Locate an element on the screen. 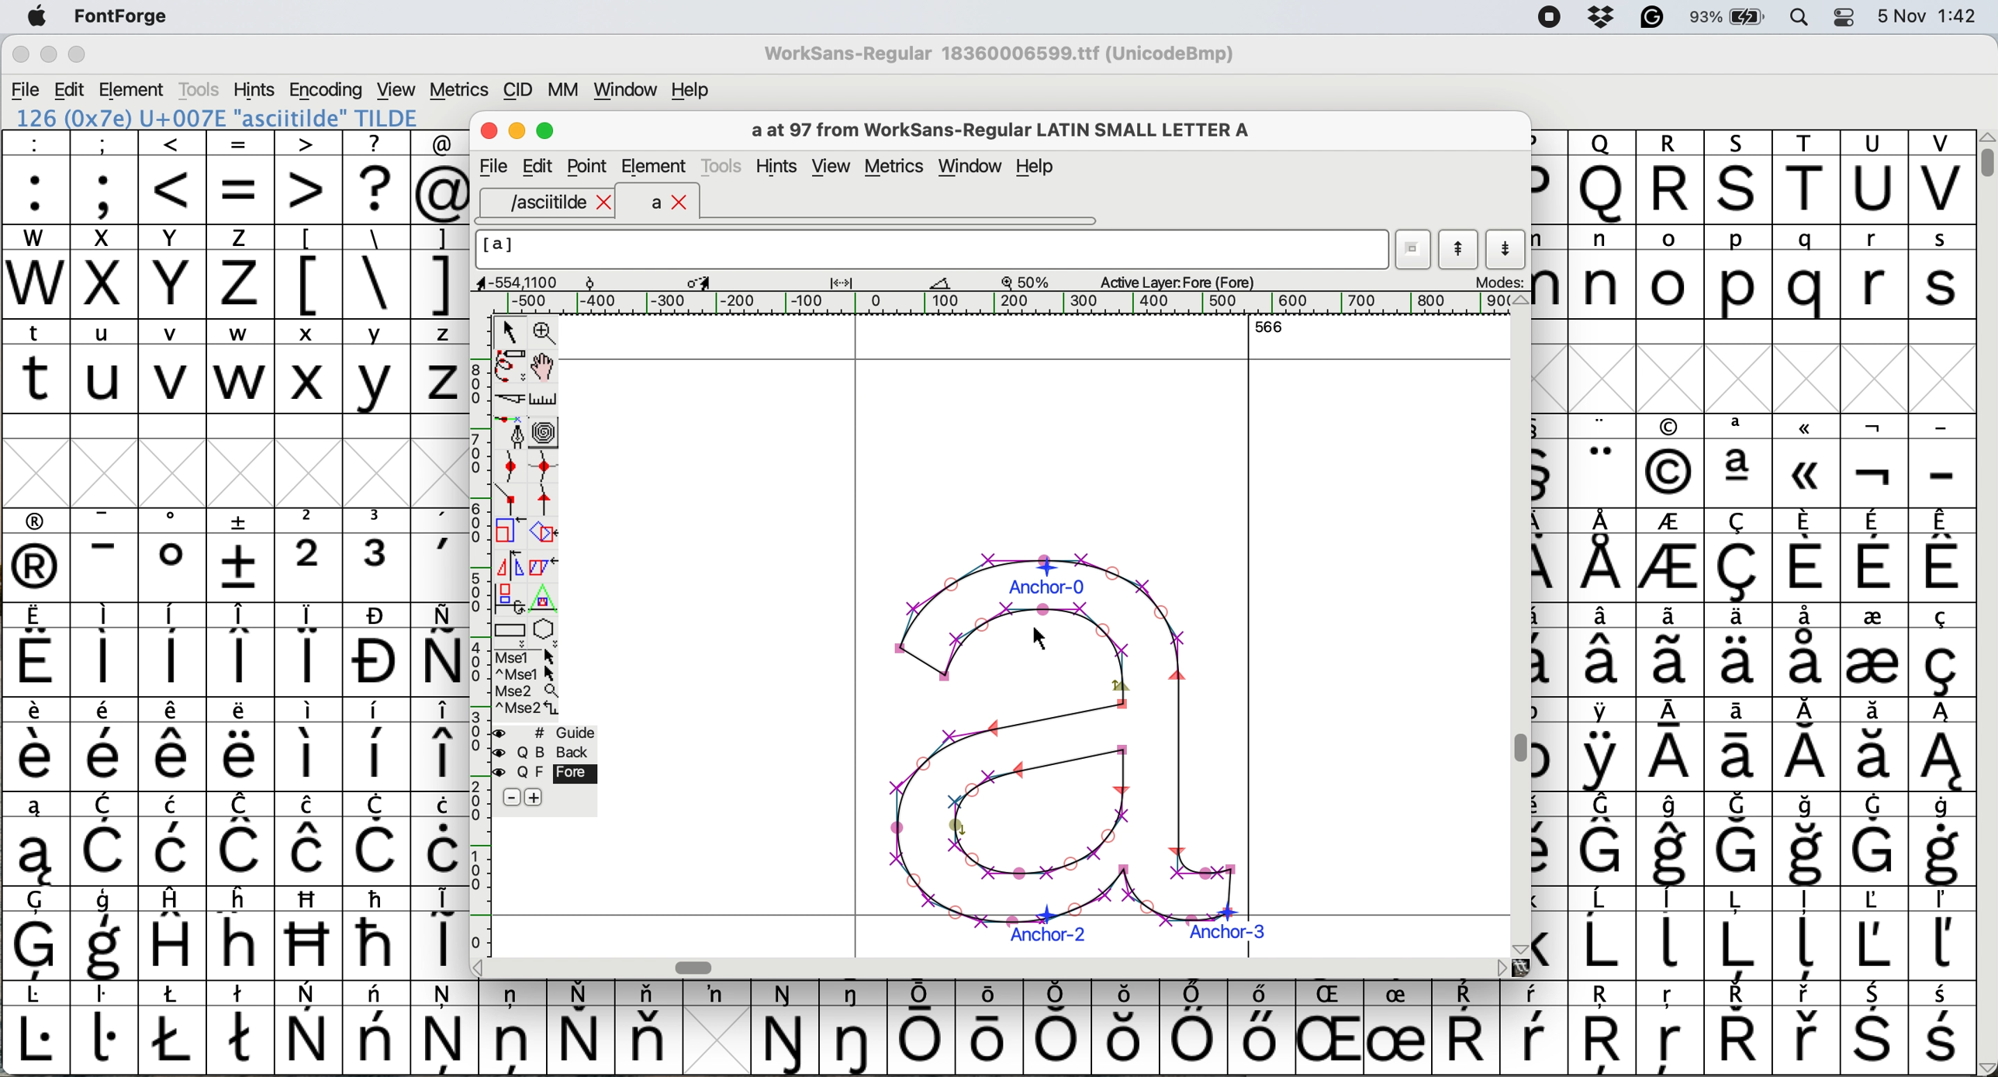 The width and height of the screenshot is (1998, 1077). symbol is located at coordinates (1941, 745).